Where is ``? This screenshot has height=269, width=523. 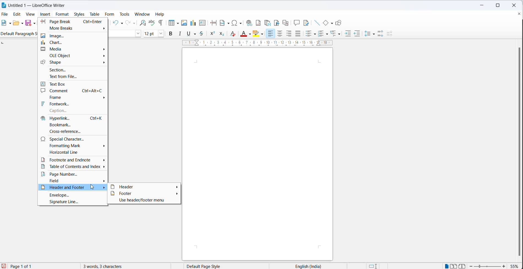
 is located at coordinates (74, 187).